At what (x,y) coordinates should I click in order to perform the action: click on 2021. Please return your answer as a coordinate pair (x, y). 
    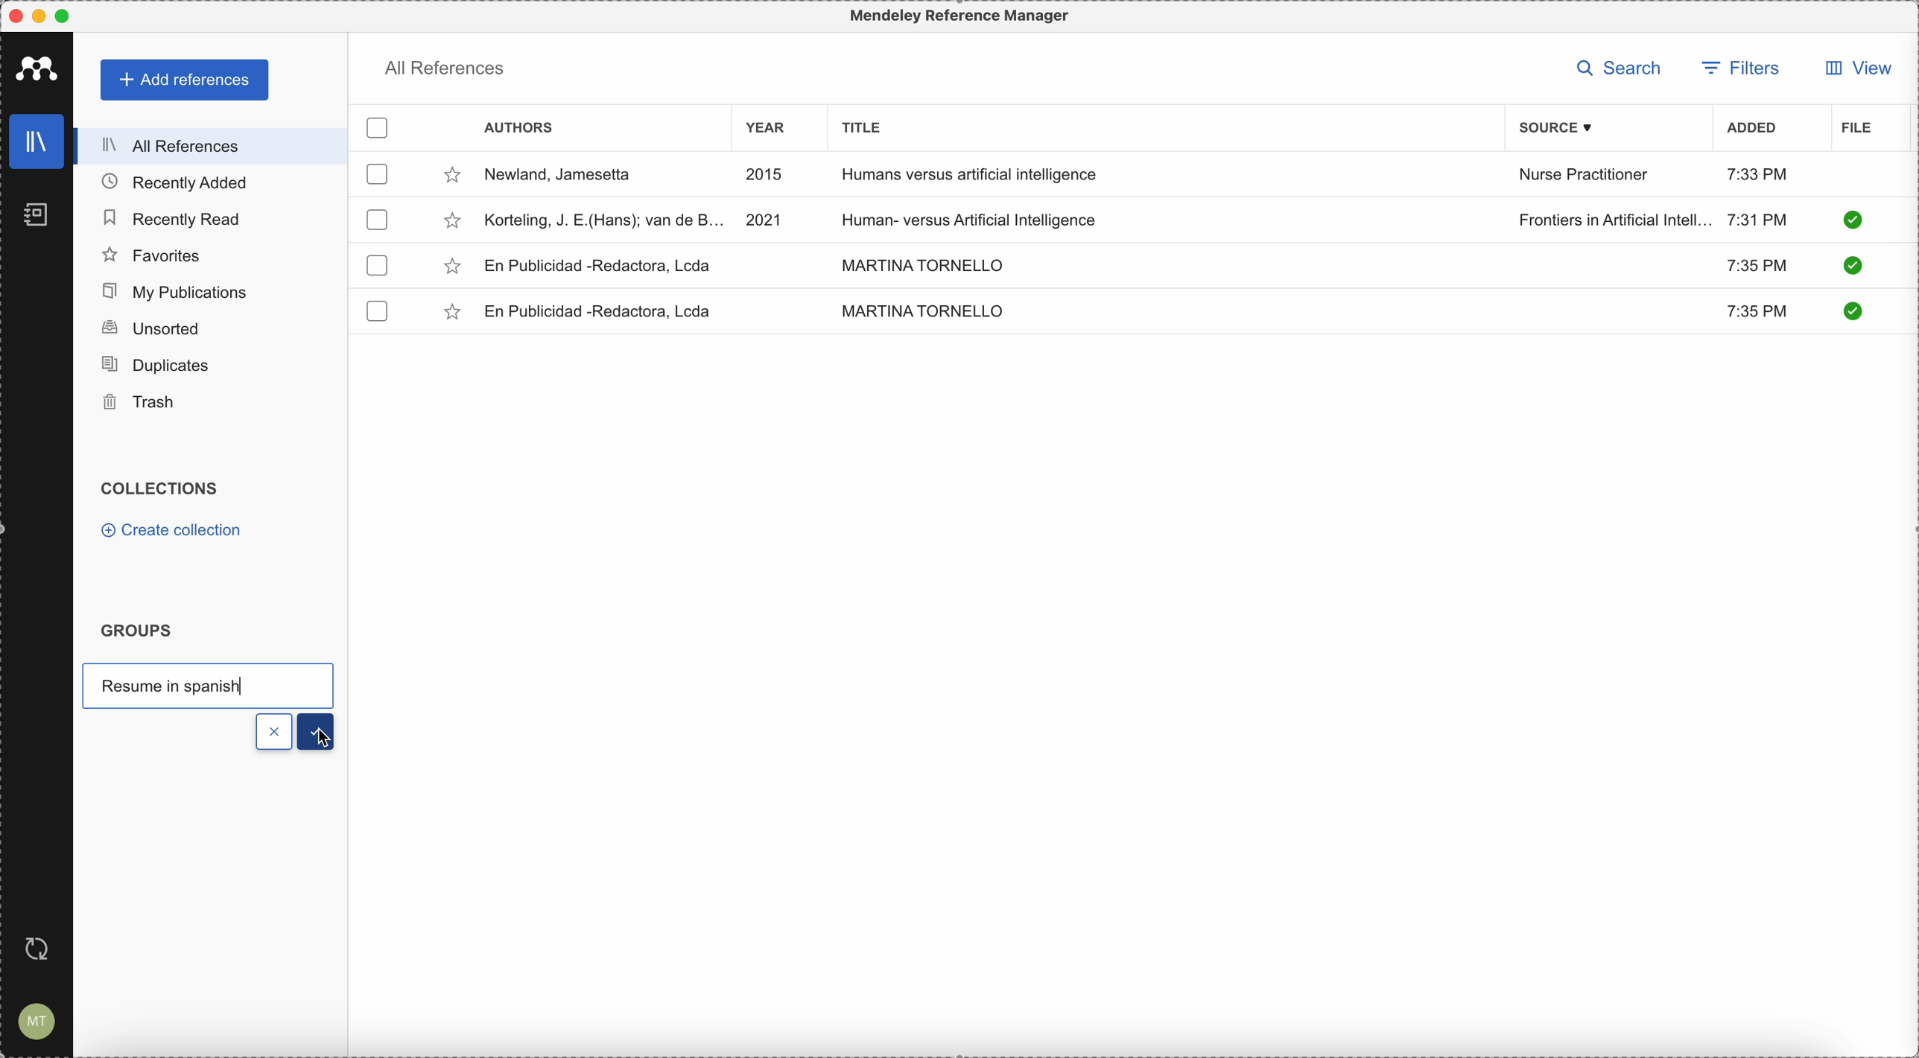
    Looking at the image, I should click on (765, 218).